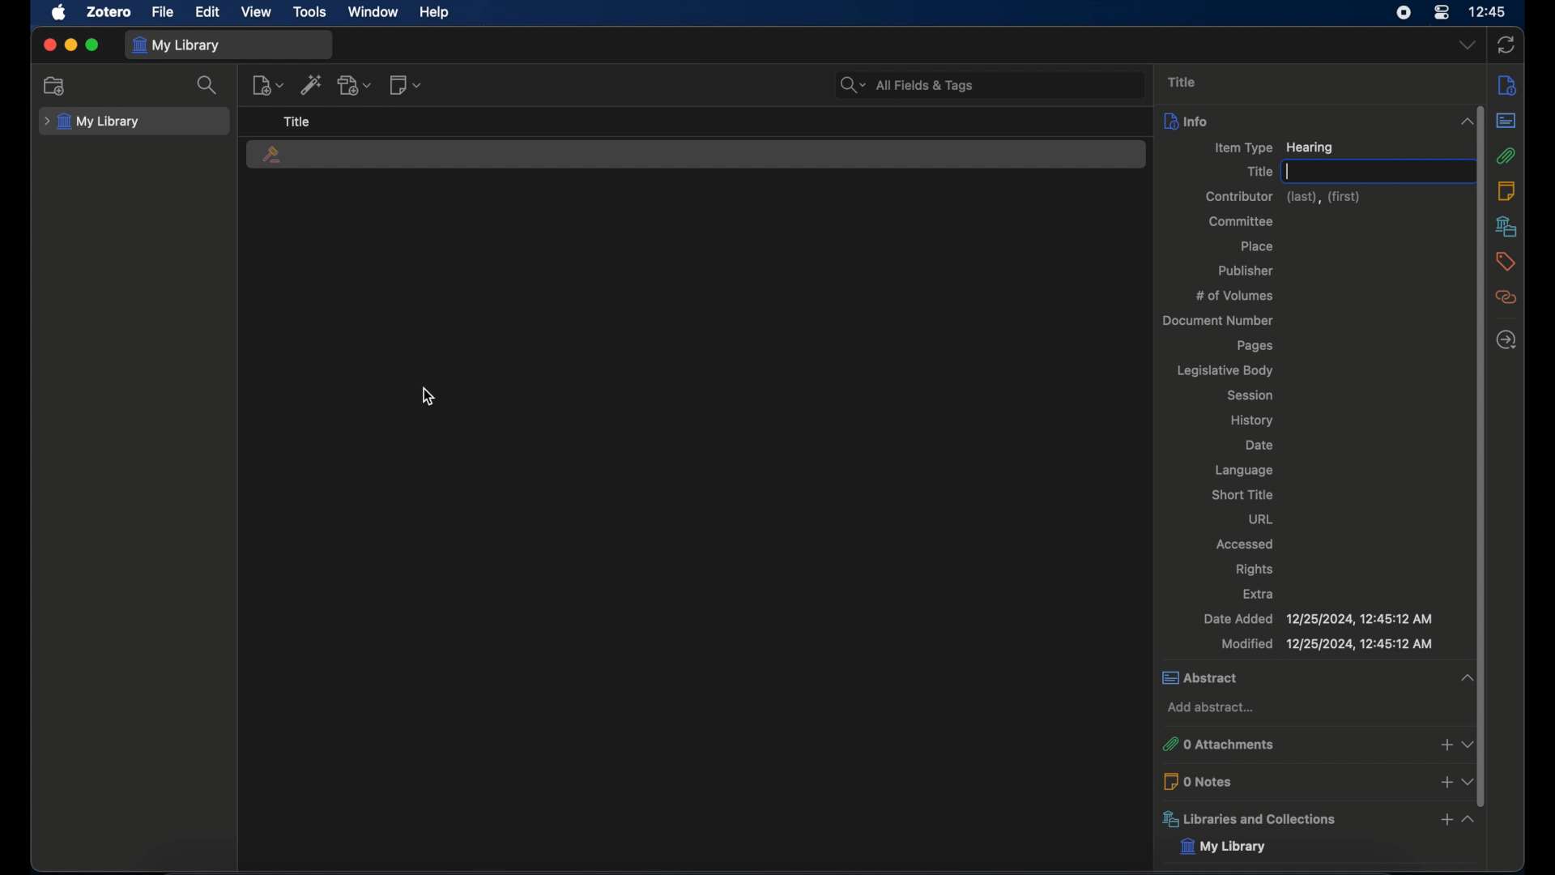  What do you see at coordinates (1288, 171) in the screenshot?
I see `text cursor` at bounding box center [1288, 171].